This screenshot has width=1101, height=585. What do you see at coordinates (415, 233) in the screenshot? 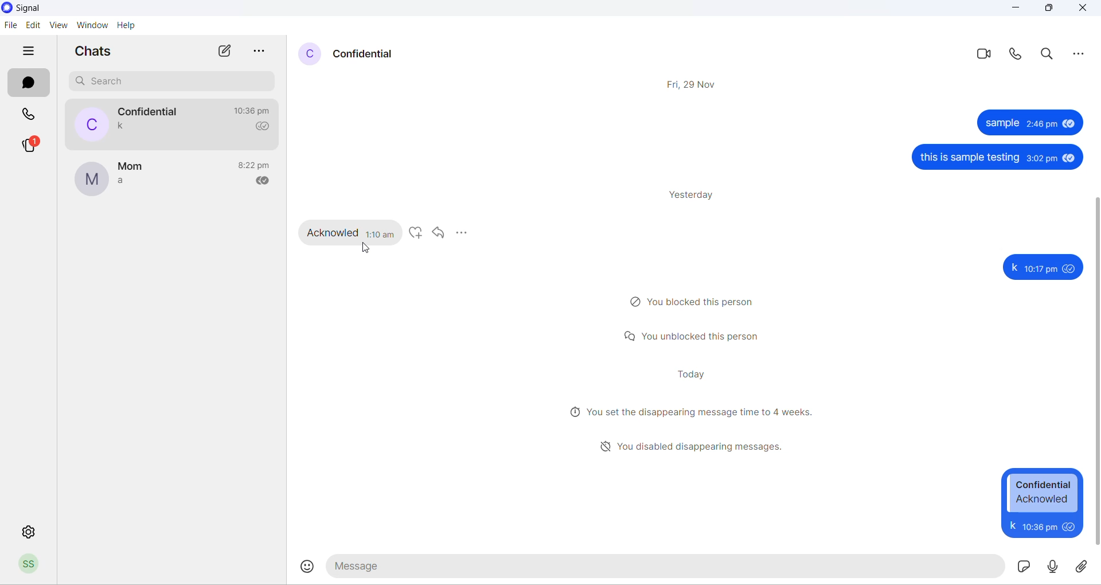
I see `like` at bounding box center [415, 233].